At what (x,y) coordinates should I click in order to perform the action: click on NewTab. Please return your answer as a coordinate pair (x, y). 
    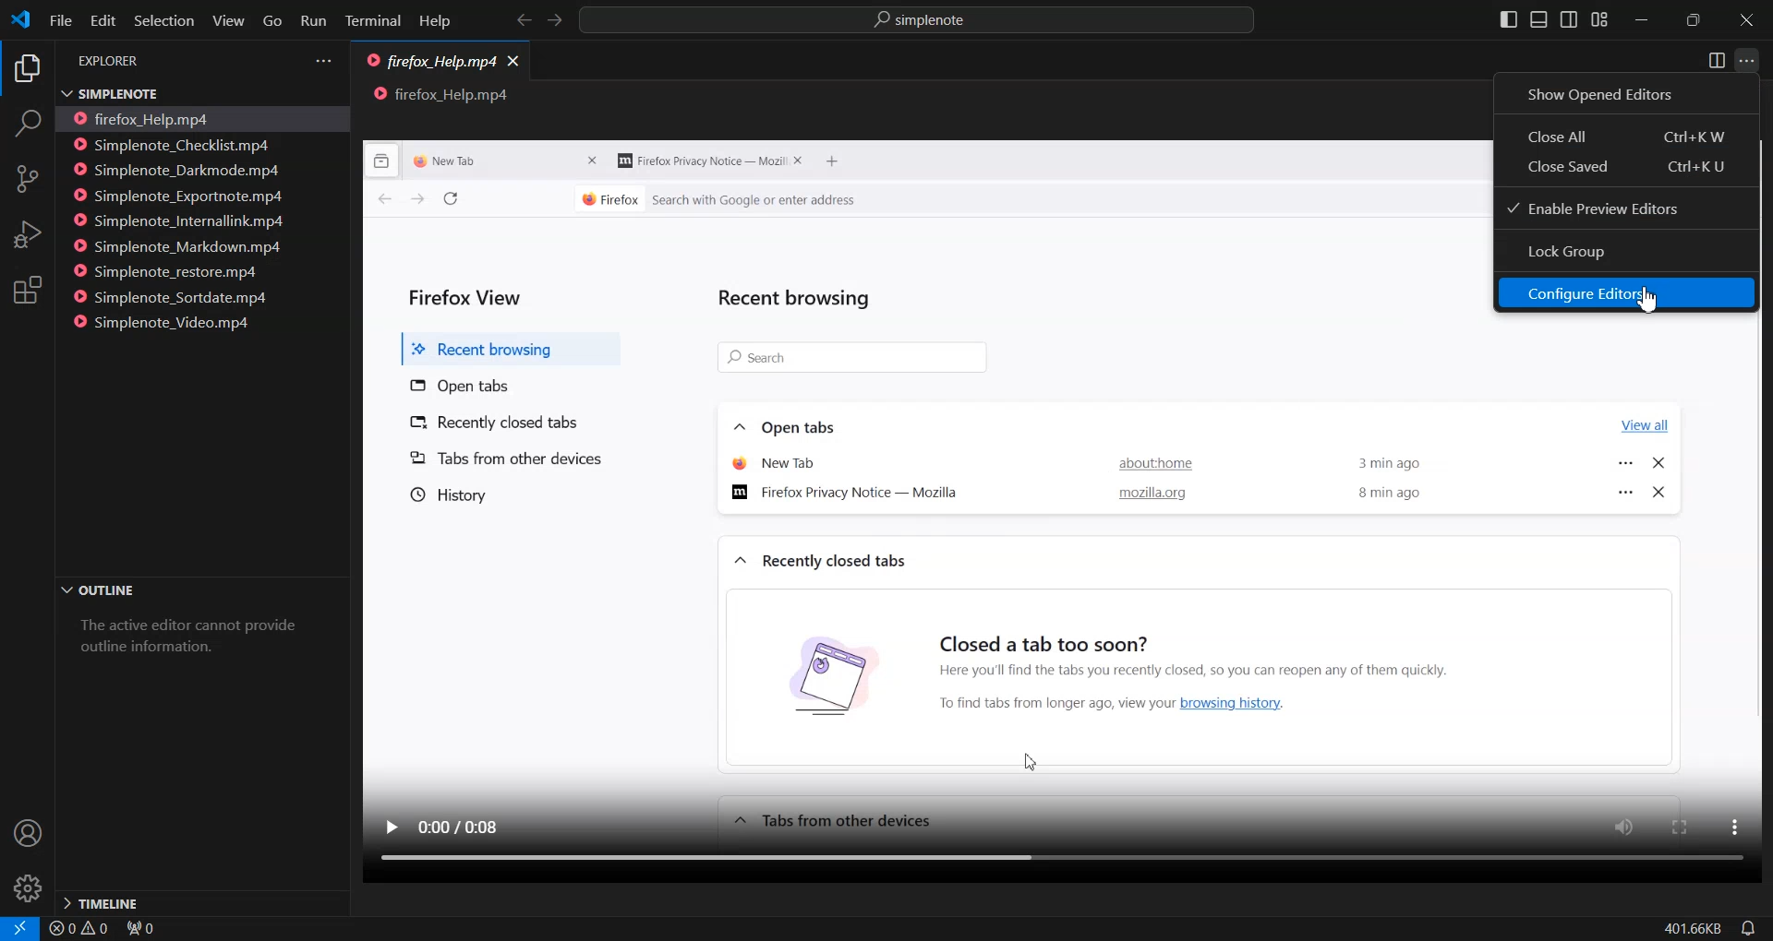
    Looking at the image, I should click on (463, 160).